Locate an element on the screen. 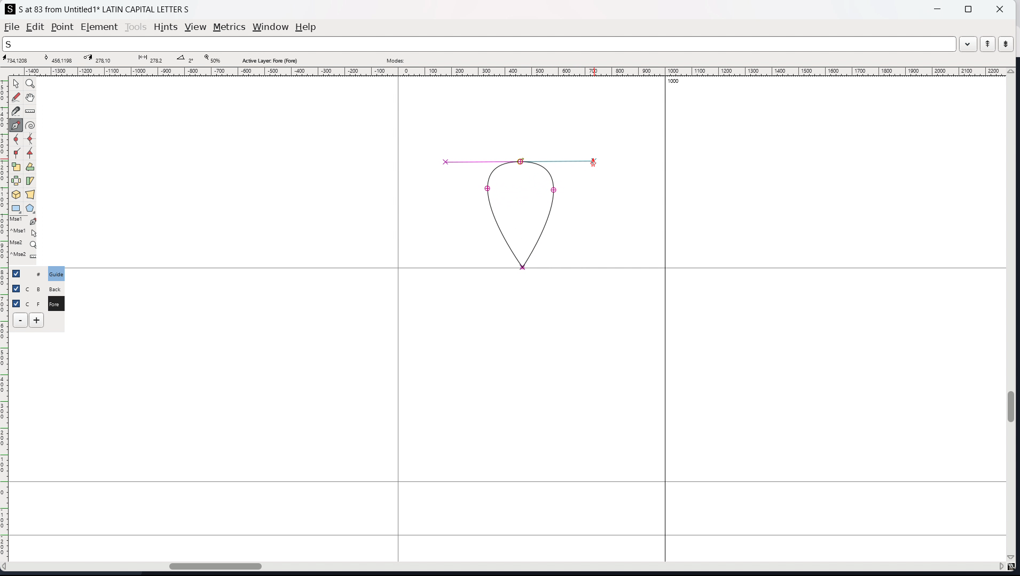 The width and height of the screenshot is (1020, 576). point is located at coordinates (61, 28).